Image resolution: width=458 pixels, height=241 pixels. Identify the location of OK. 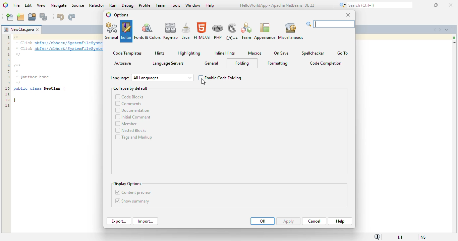
(263, 221).